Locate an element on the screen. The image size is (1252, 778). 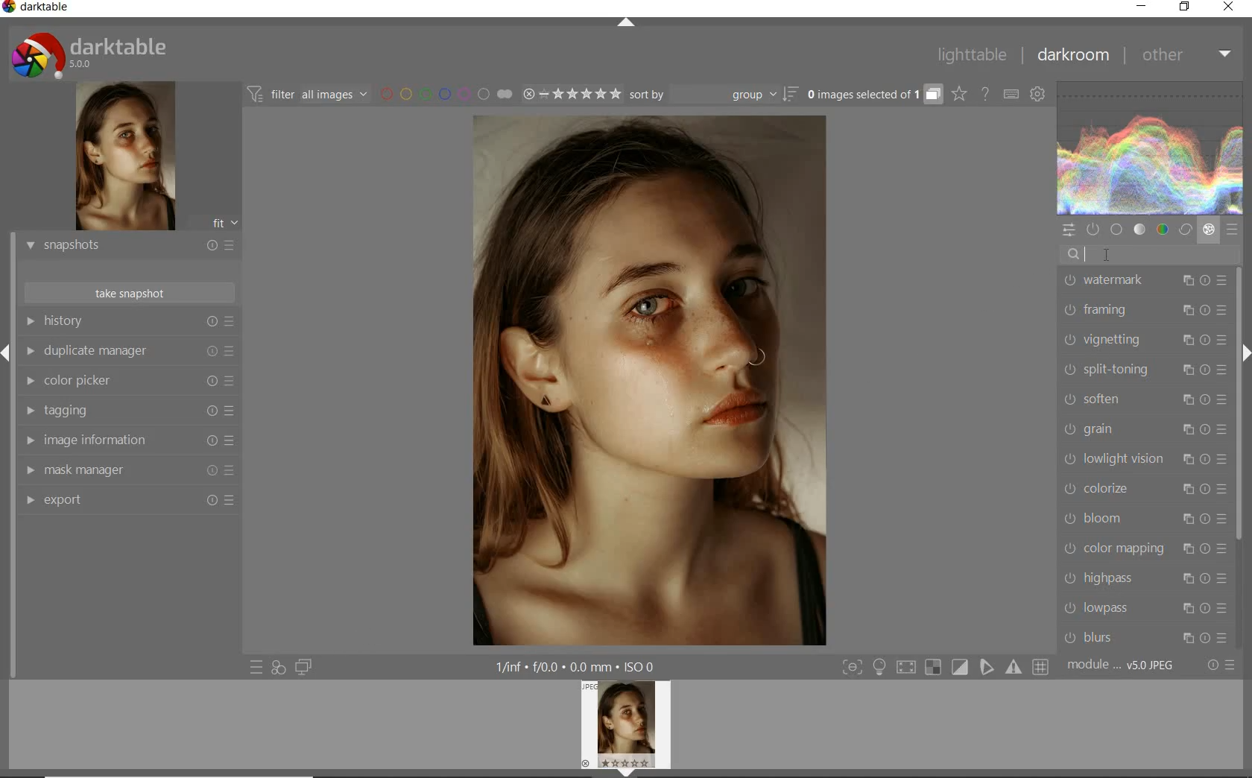
quick access to presets is located at coordinates (257, 666).